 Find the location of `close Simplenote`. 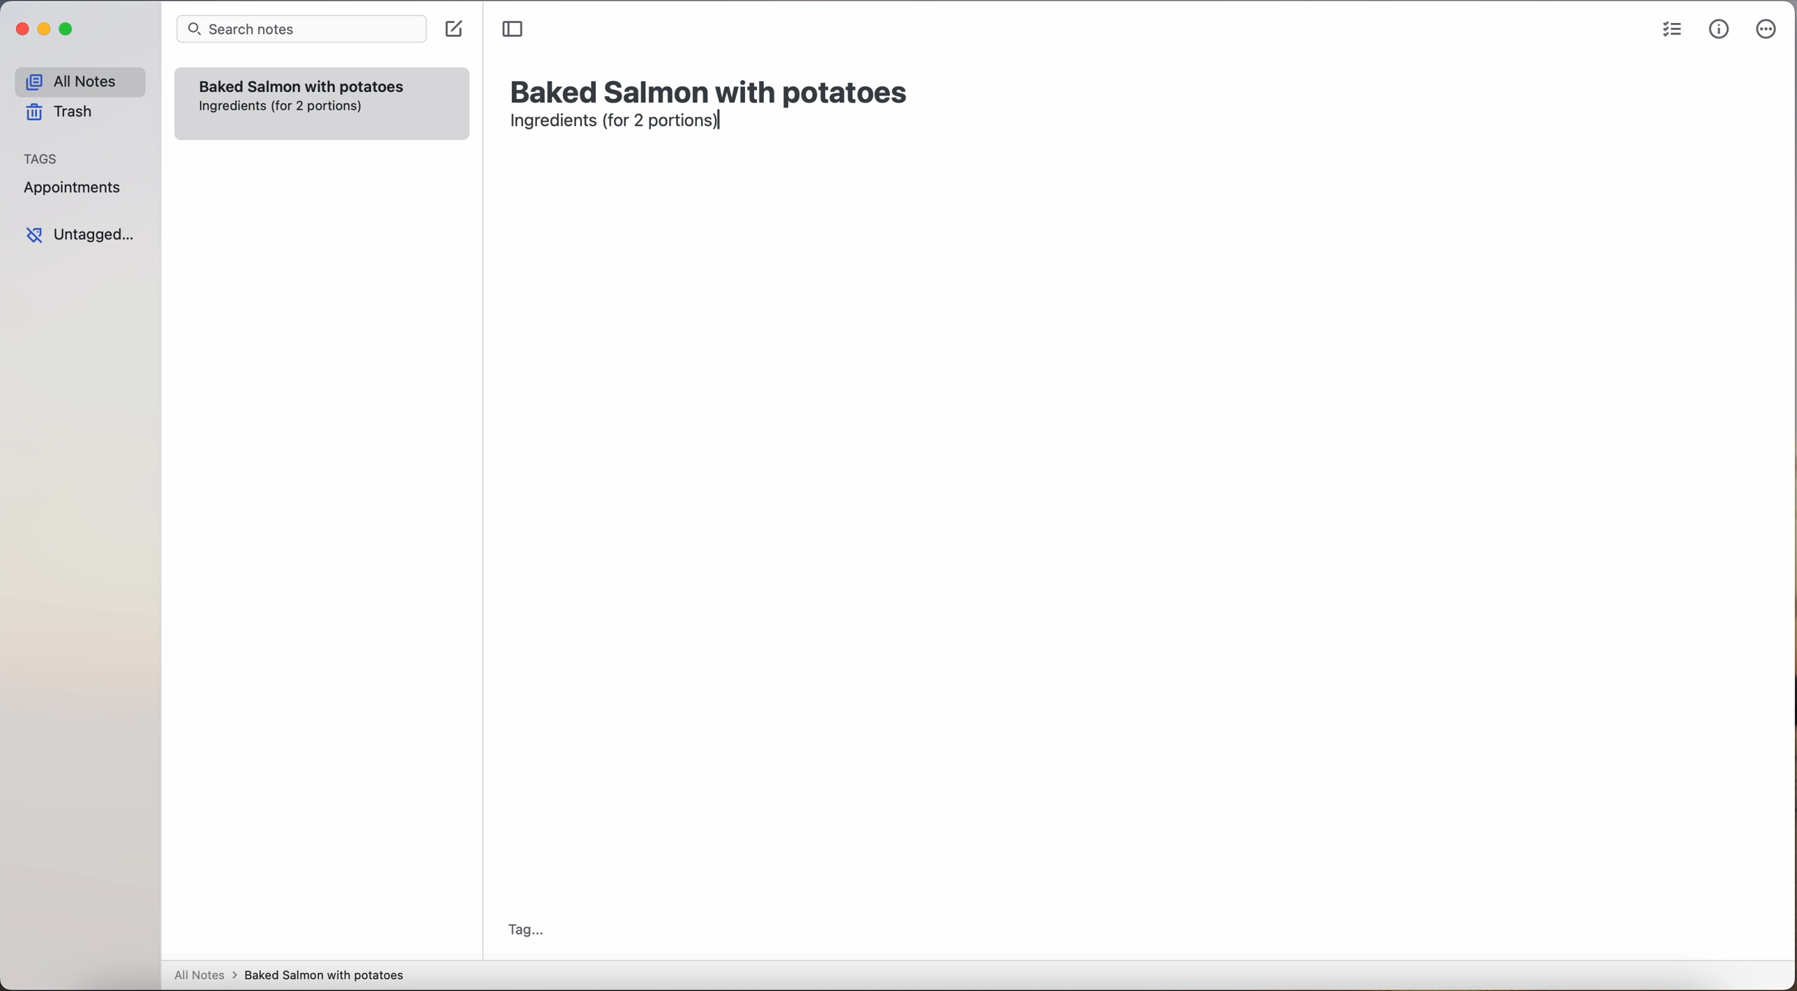

close Simplenote is located at coordinates (20, 30).